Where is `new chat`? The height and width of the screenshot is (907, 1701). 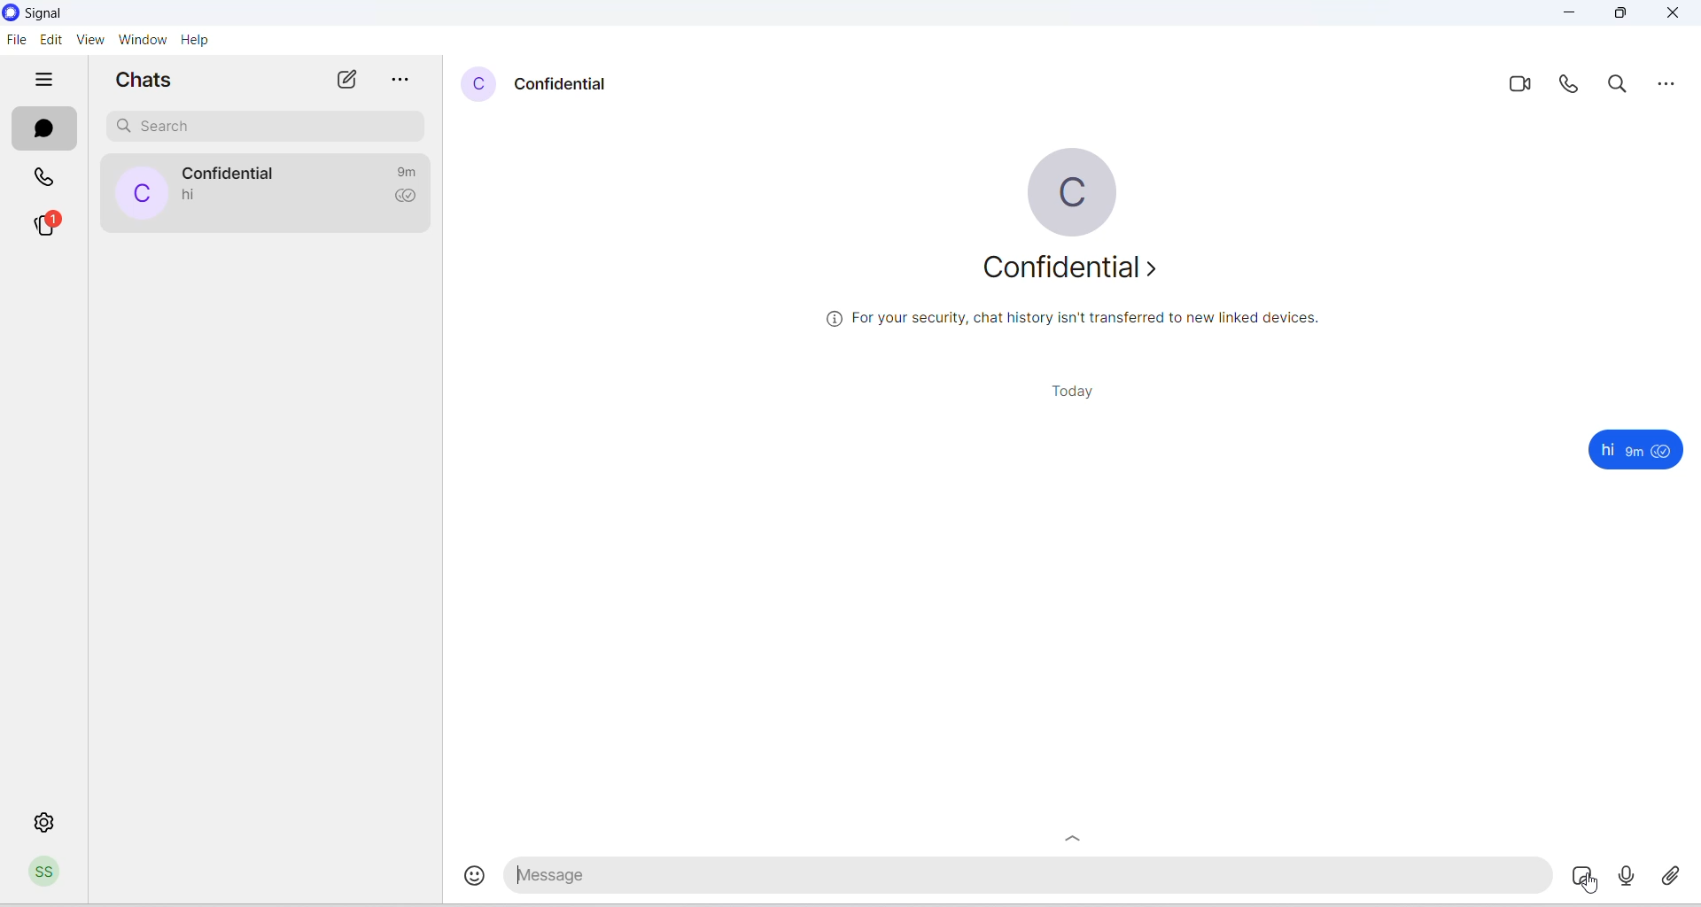 new chat is located at coordinates (347, 81).